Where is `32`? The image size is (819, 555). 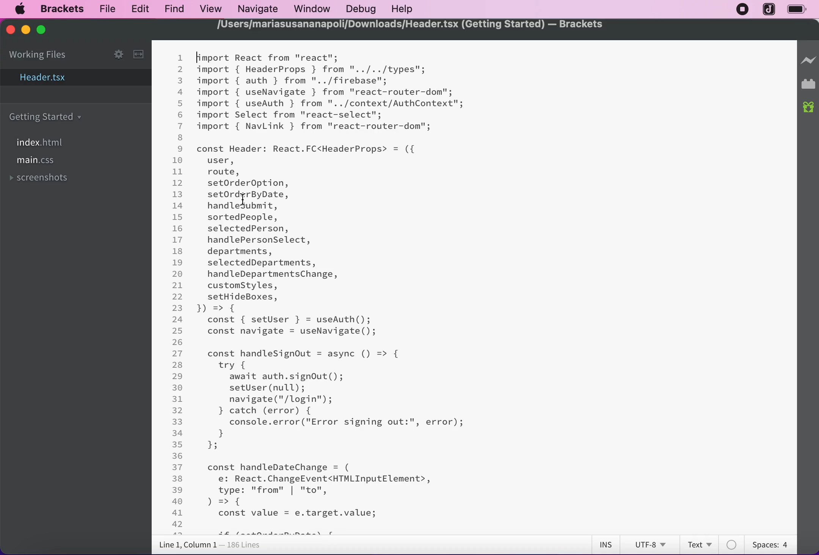 32 is located at coordinates (177, 410).